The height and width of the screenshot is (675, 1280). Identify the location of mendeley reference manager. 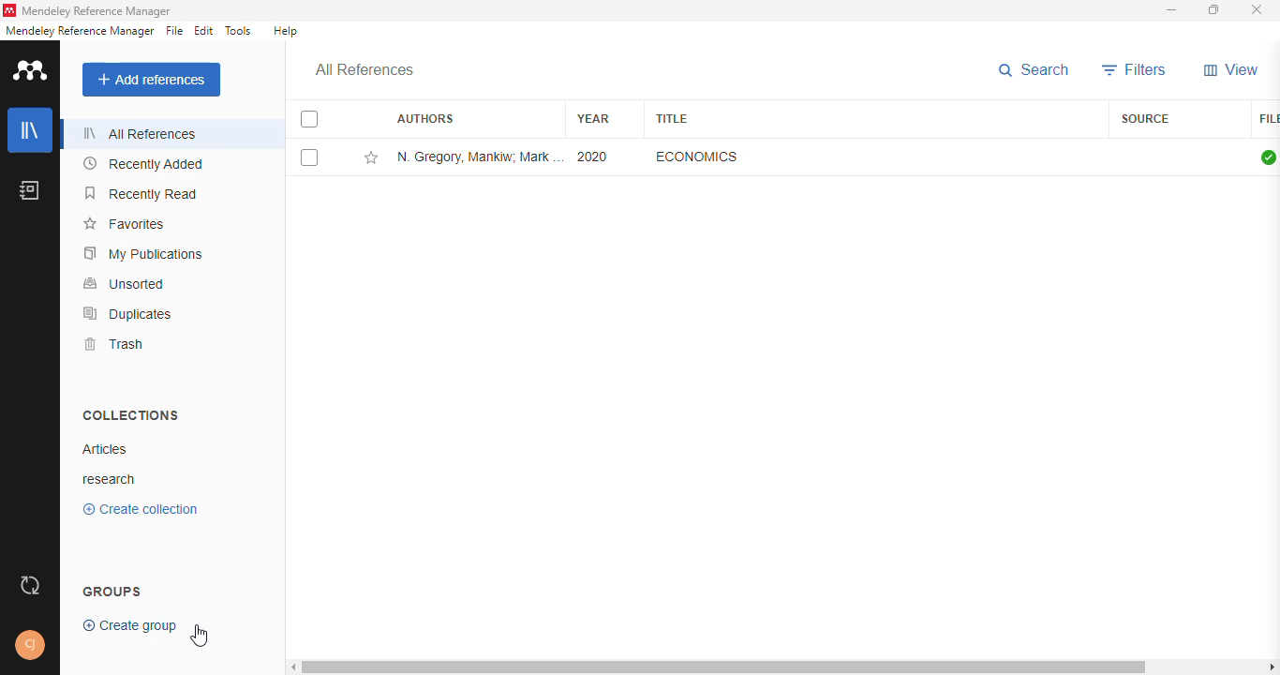
(97, 11).